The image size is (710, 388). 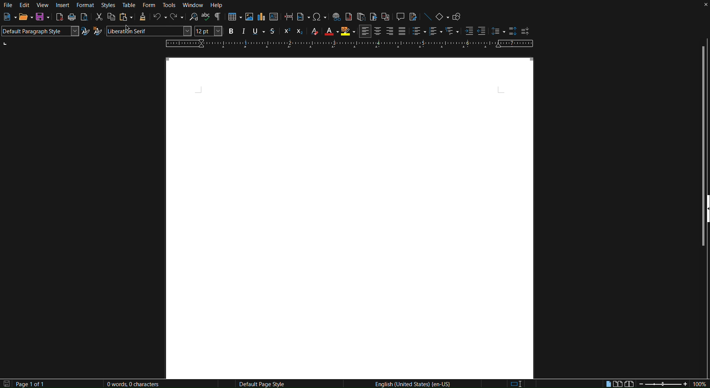 What do you see at coordinates (402, 32) in the screenshot?
I see `Justify` at bounding box center [402, 32].